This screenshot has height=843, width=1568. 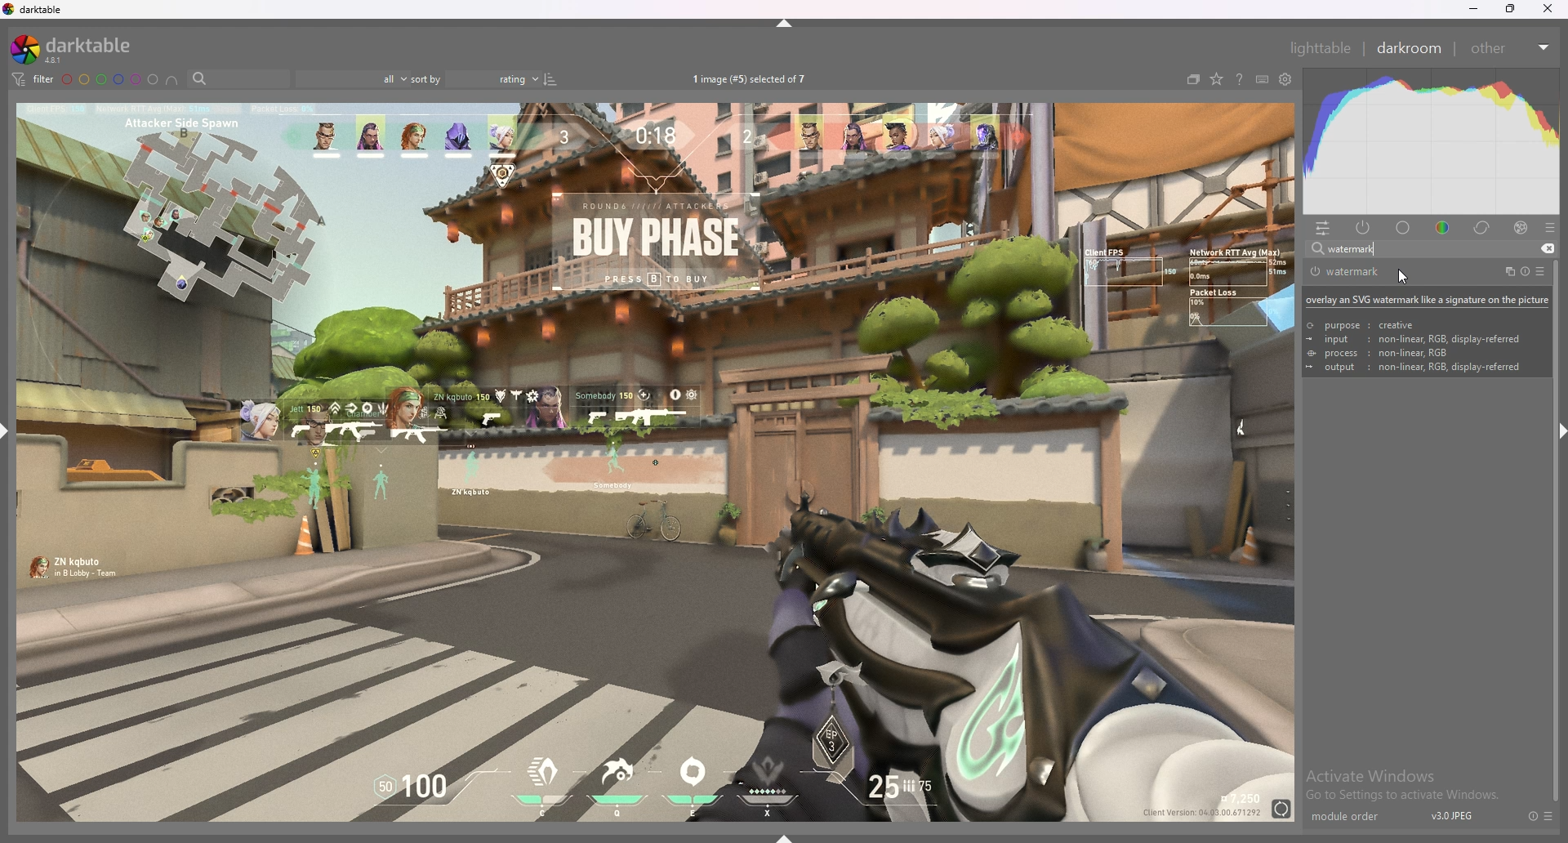 What do you see at coordinates (1505, 272) in the screenshot?
I see `multiple instances action` at bounding box center [1505, 272].